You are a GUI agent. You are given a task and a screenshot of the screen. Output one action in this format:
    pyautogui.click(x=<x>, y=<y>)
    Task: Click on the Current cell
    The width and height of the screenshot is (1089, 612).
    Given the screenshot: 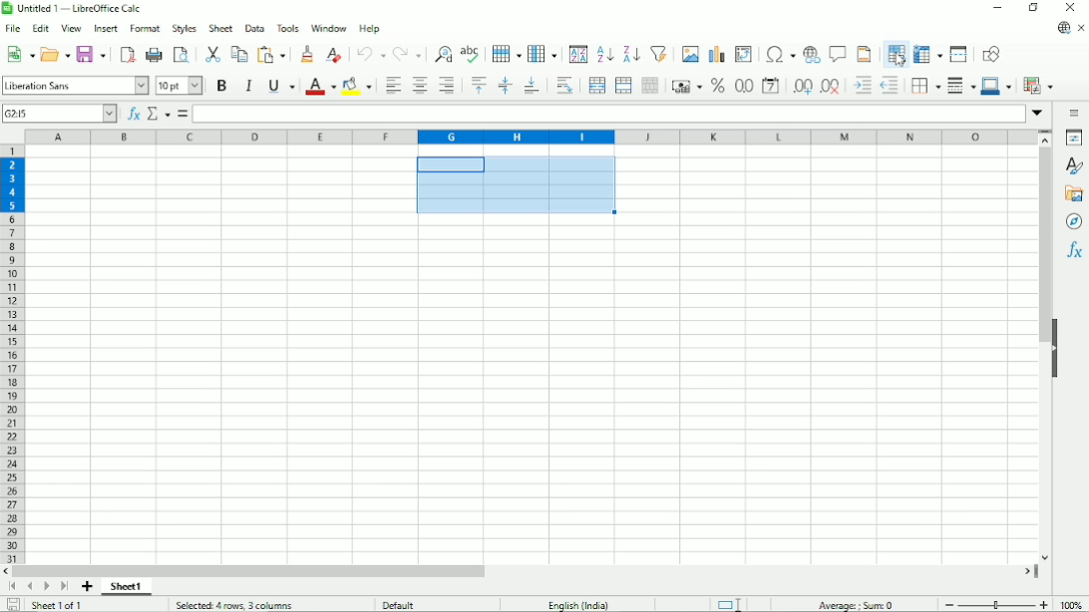 What is the action you would take?
    pyautogui.click(x=59, y=113)
    